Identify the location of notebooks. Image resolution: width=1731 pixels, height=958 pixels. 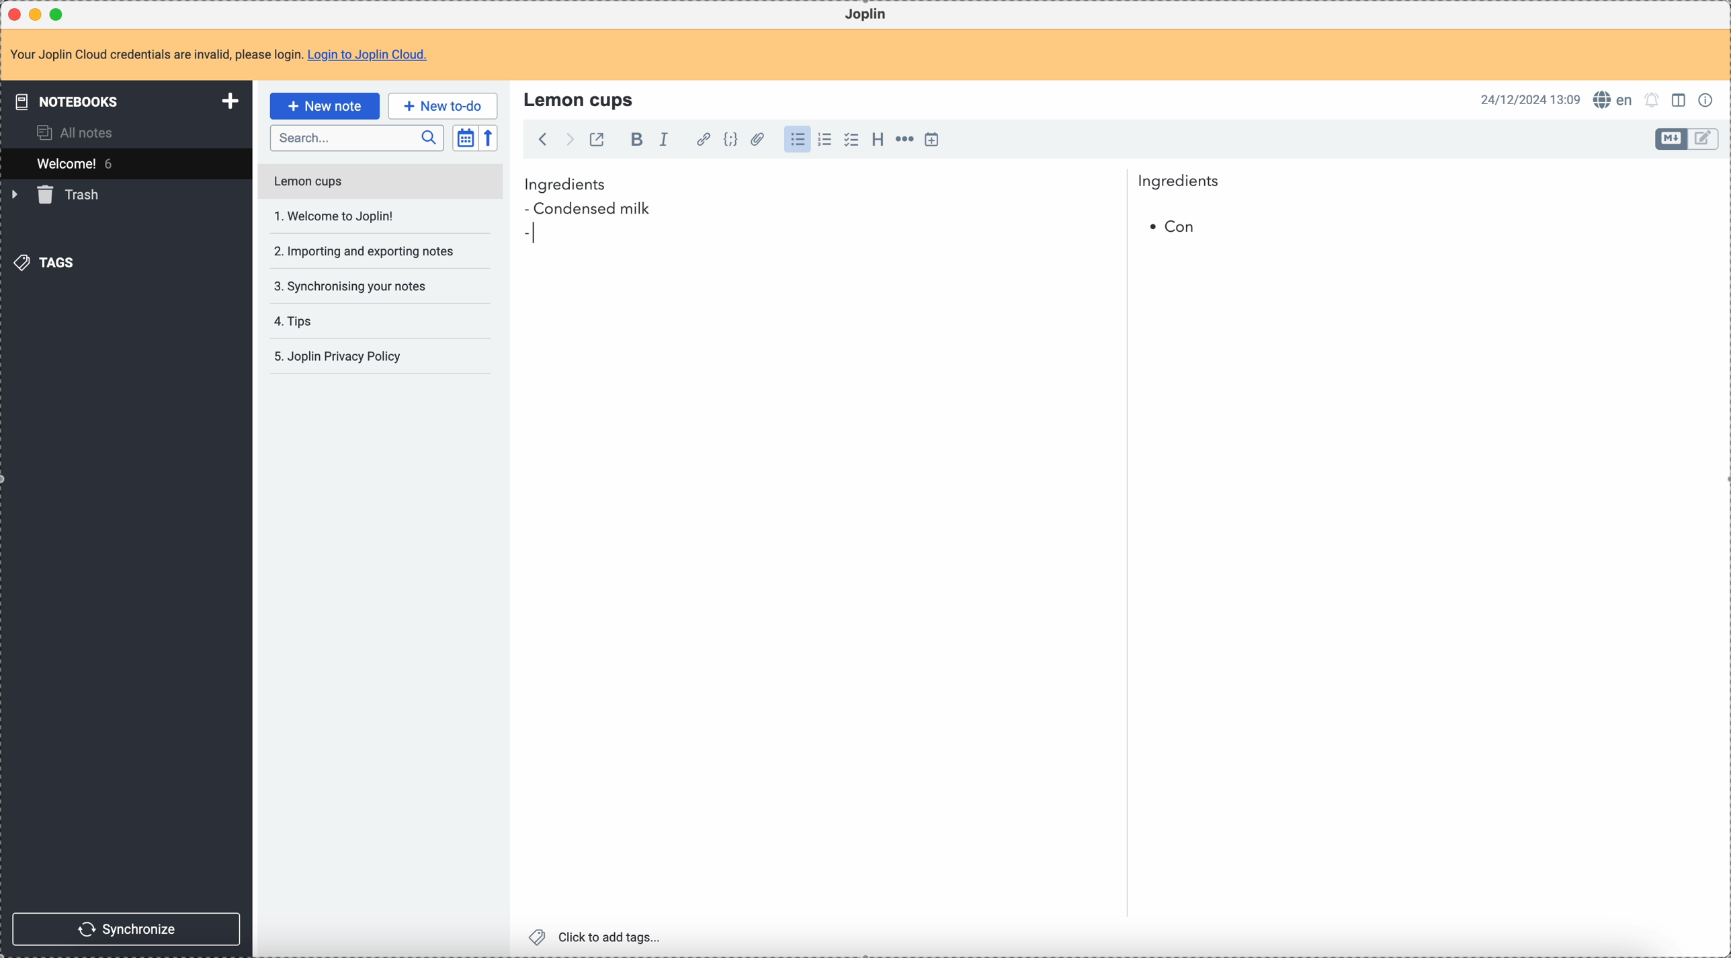
(129, 101).